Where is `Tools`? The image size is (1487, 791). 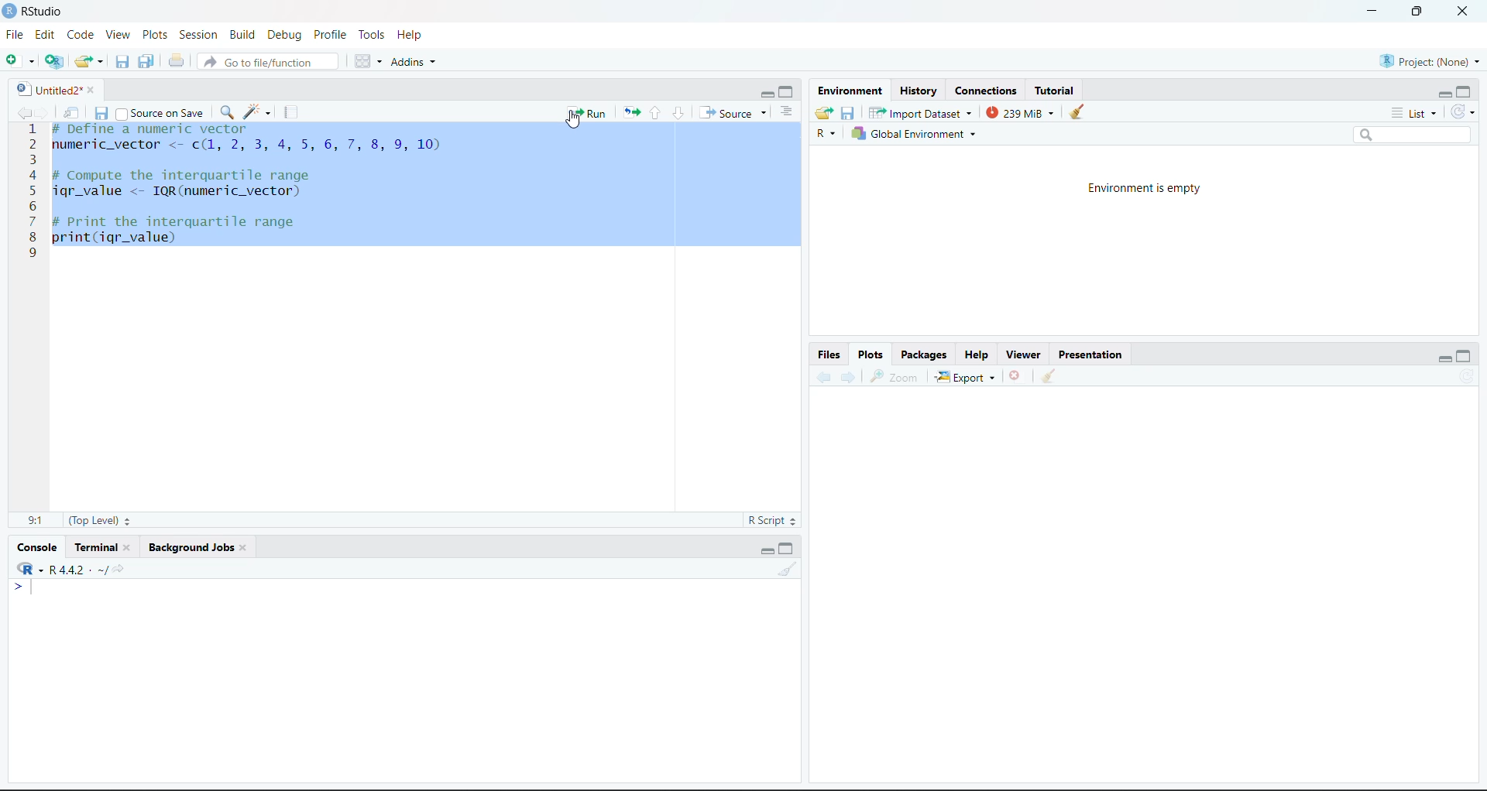
Tools is located at coordinates (371, 34).